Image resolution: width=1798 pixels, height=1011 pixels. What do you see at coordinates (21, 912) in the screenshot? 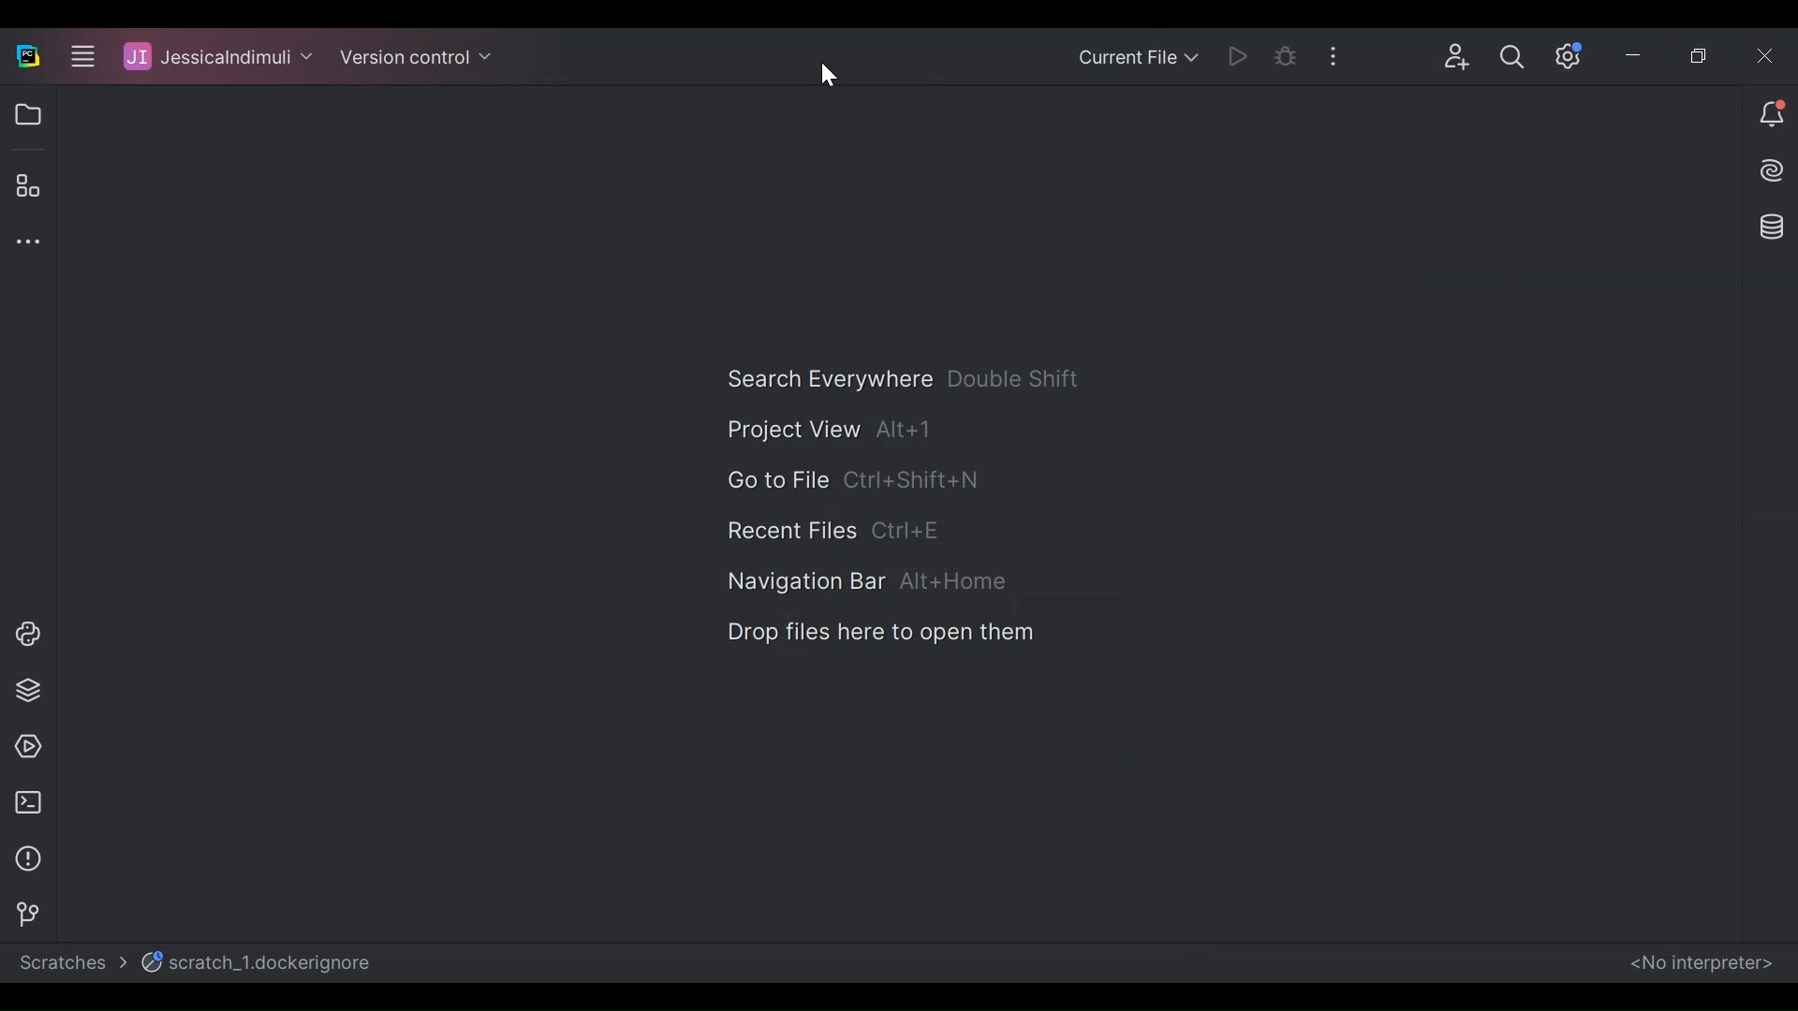
I see `Version Control` at bounding box center [21, 912].